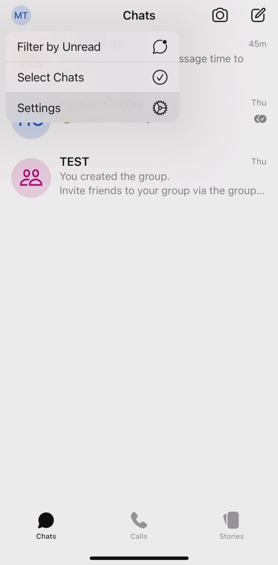  Describe the element at coordinates (258, 14) in the screenshot. I see `new chat` at that location.